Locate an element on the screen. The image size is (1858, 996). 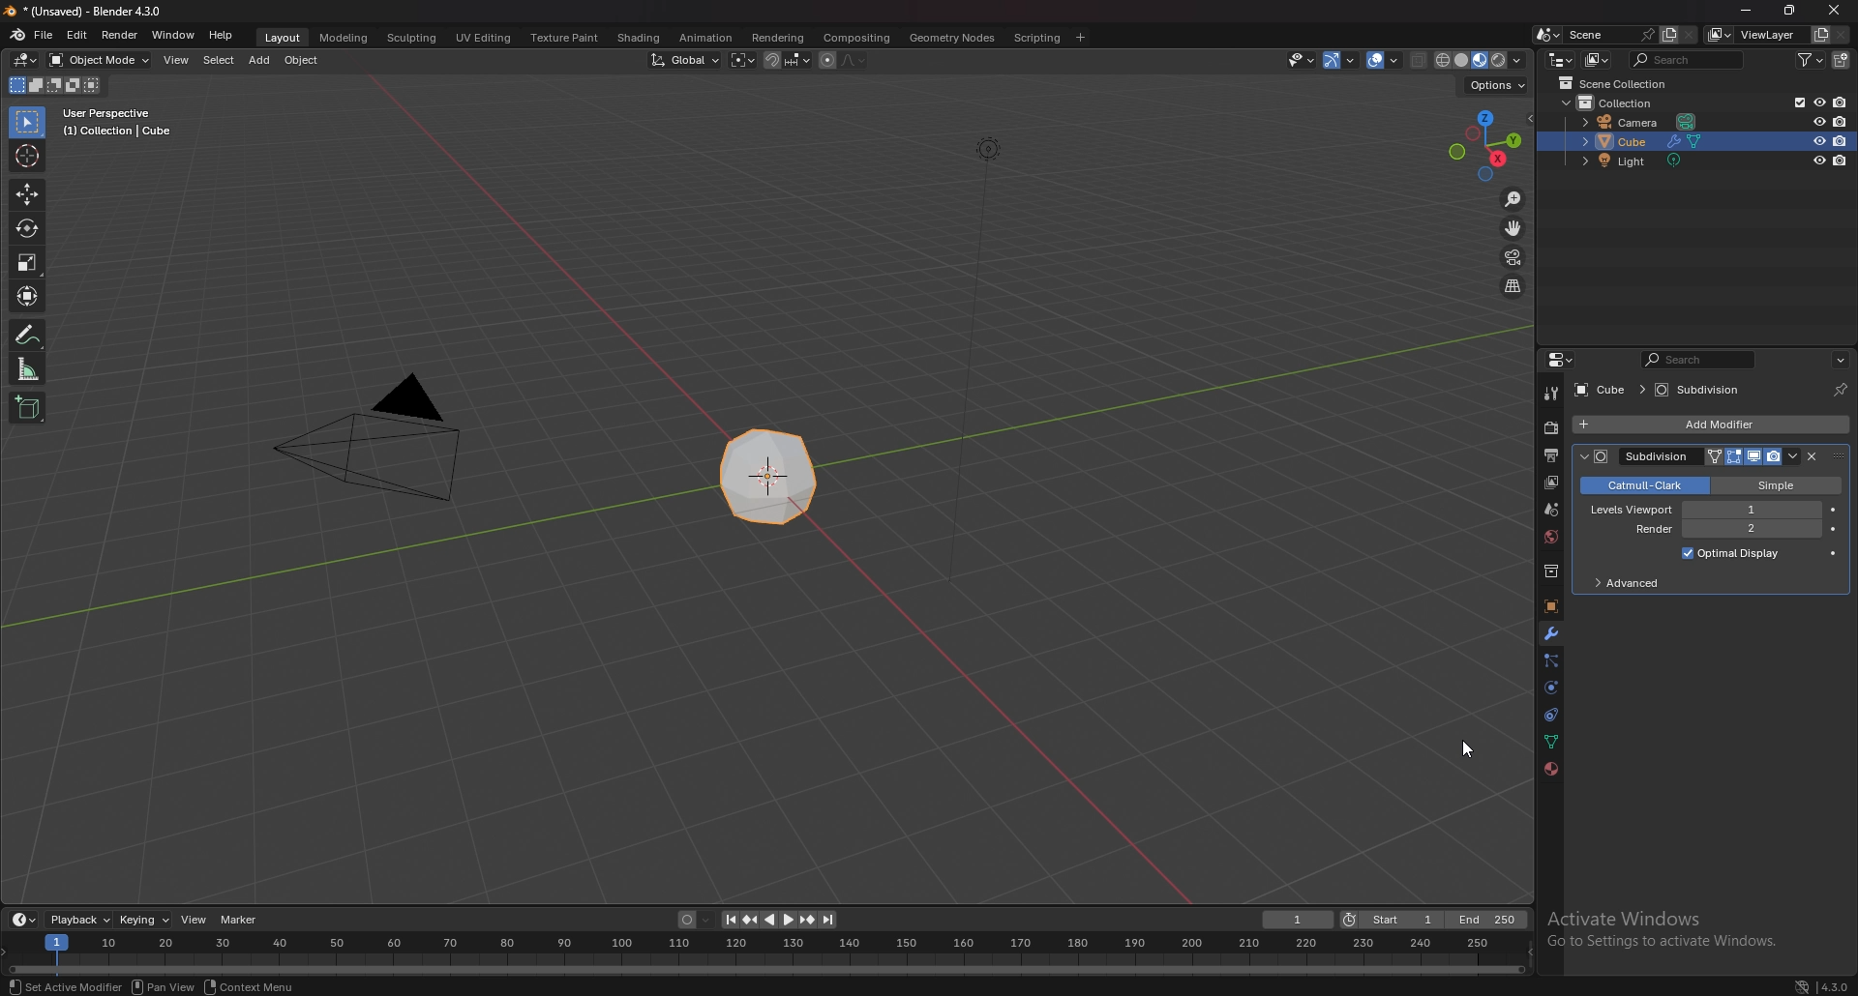
jump to endpoint is located at coordinates (830, 920).